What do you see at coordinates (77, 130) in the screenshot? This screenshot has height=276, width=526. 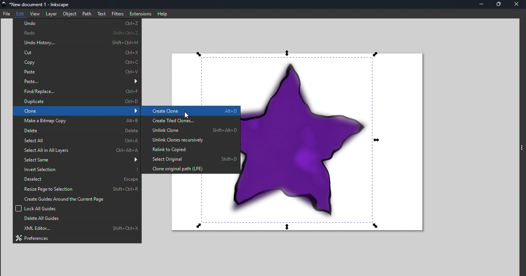 I see `delete` at bounding box center [77, 130].